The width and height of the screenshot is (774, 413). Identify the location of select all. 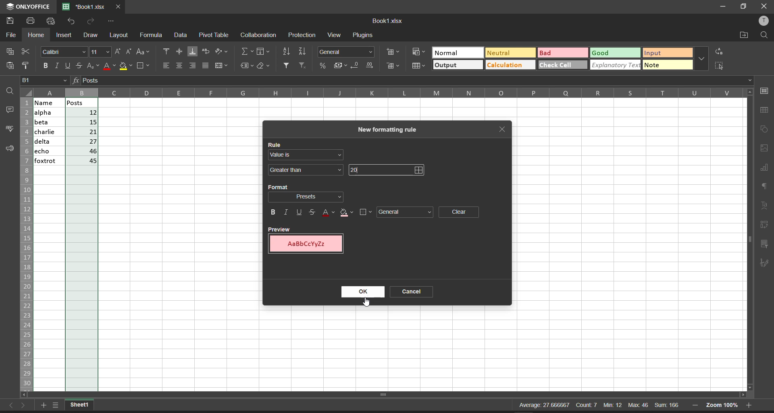
(720, 65).